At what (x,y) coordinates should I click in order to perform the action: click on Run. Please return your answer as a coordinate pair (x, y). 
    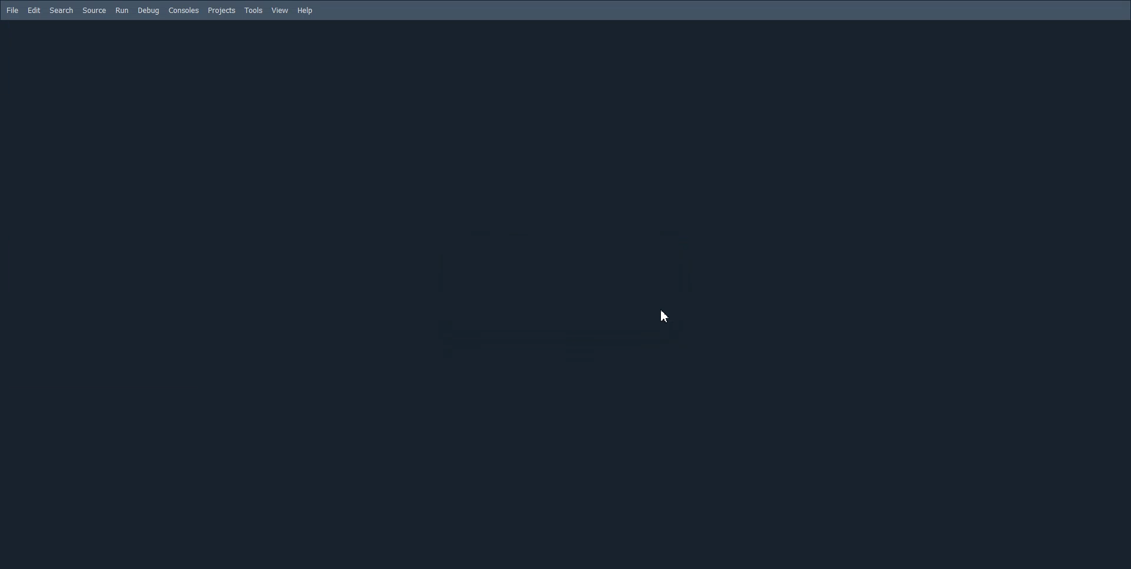
    Looking at the image, I should click on (121, 10).